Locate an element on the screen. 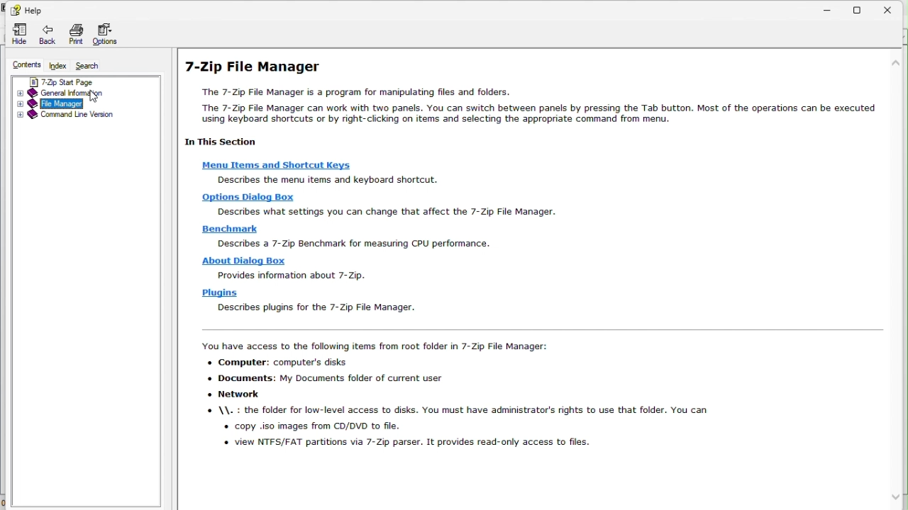 The height and width of the screenshot is (510, 908). Contents  is located at coordinates (23, 64).